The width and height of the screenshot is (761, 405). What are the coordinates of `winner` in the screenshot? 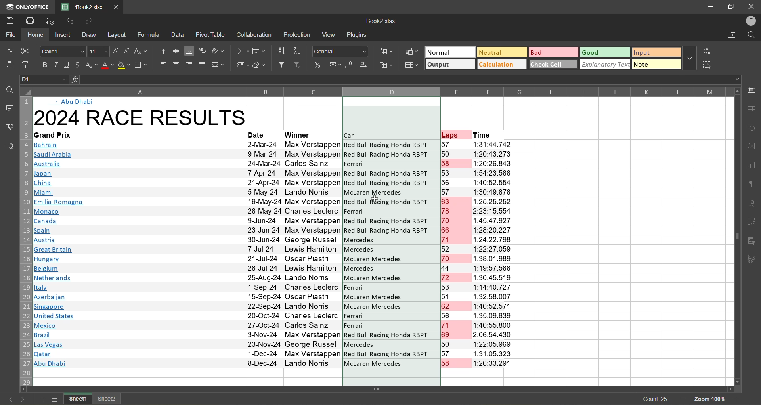 It's located at (297, 135).